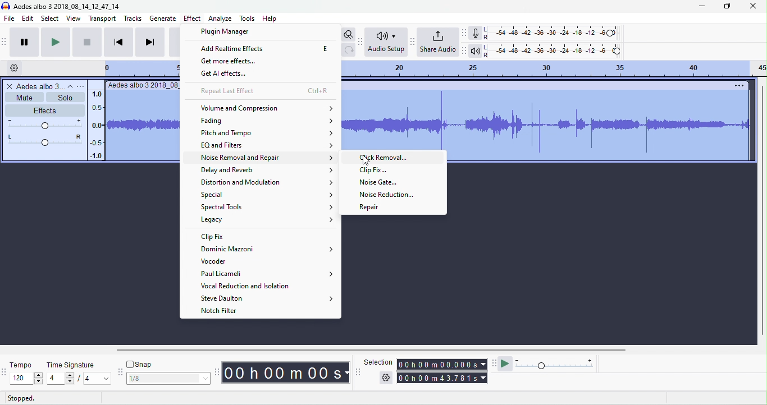 The image size is (767, 405). What do you see at coordinates (476, 51) in the screenshot?
I see `playback meter` at bounding box center [476, 51].